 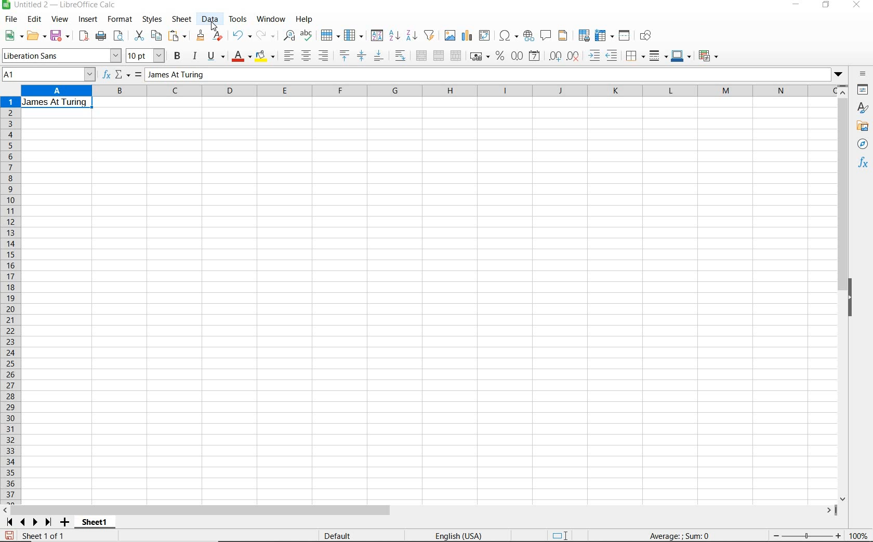 I want to click on save, so click(x=9, y=534).